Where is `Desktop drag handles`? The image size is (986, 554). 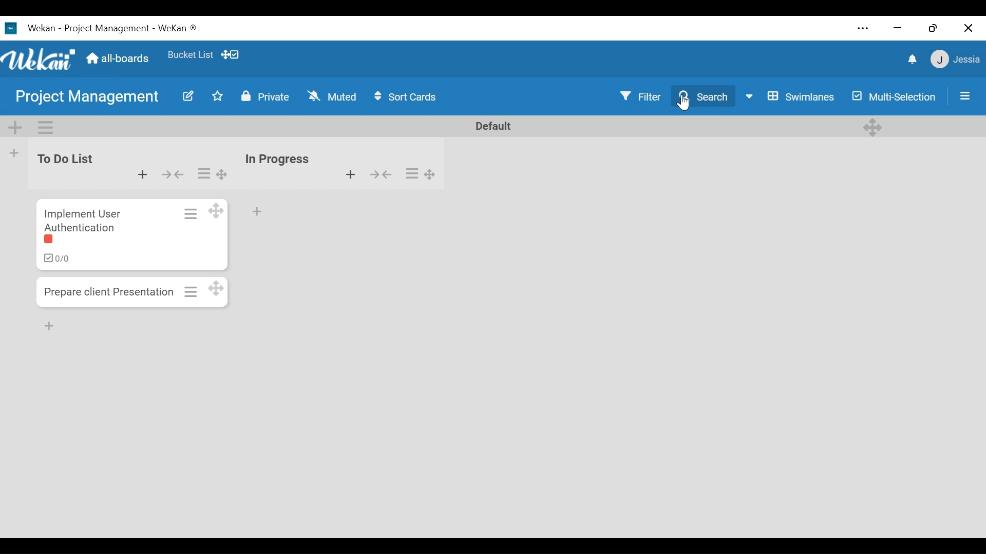 Desktop drag handles is located at coordinates (873, 127).